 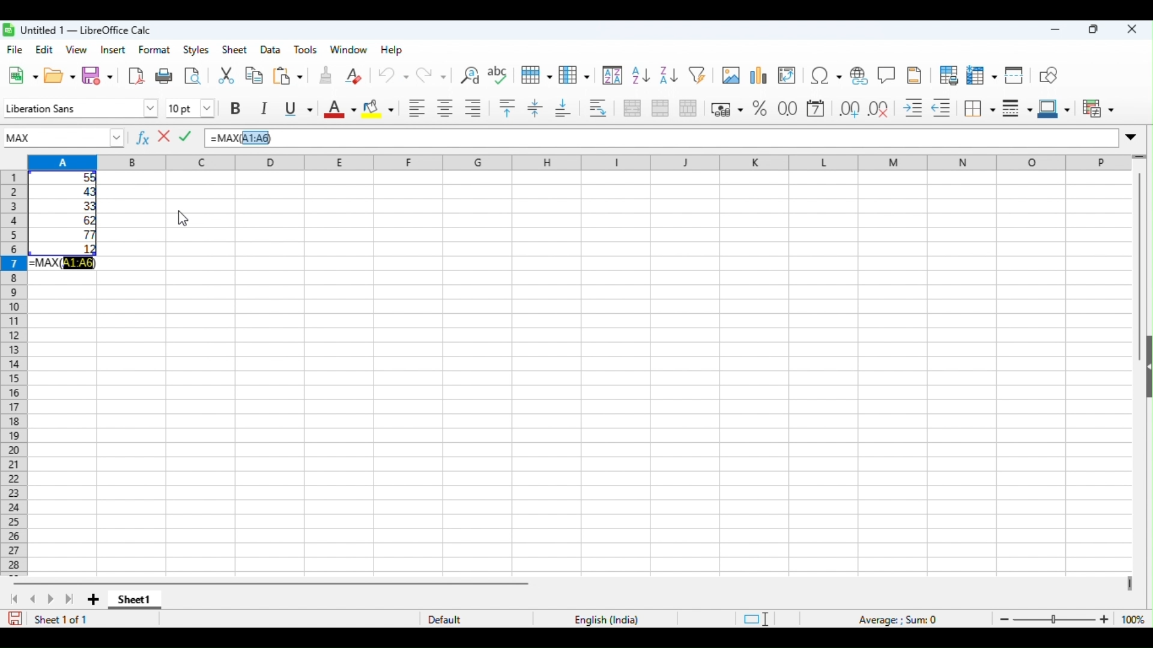 I want to click on rows, so click(x=537, y=76).